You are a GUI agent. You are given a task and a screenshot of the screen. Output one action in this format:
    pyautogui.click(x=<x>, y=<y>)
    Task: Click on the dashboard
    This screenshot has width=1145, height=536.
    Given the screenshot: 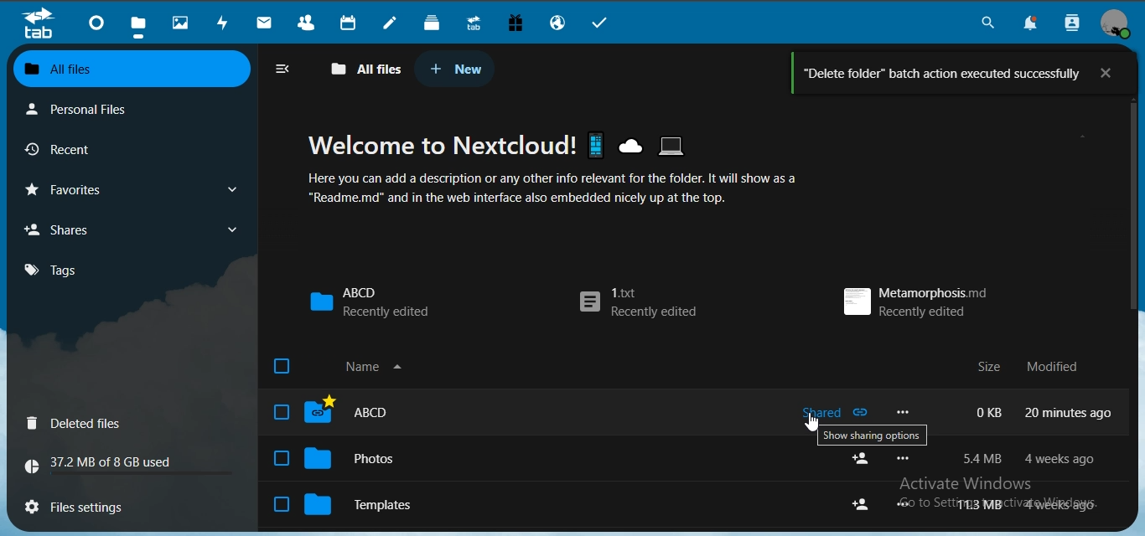 What is the action you would take?
    pyautogui.click(x=99, y=23)
    